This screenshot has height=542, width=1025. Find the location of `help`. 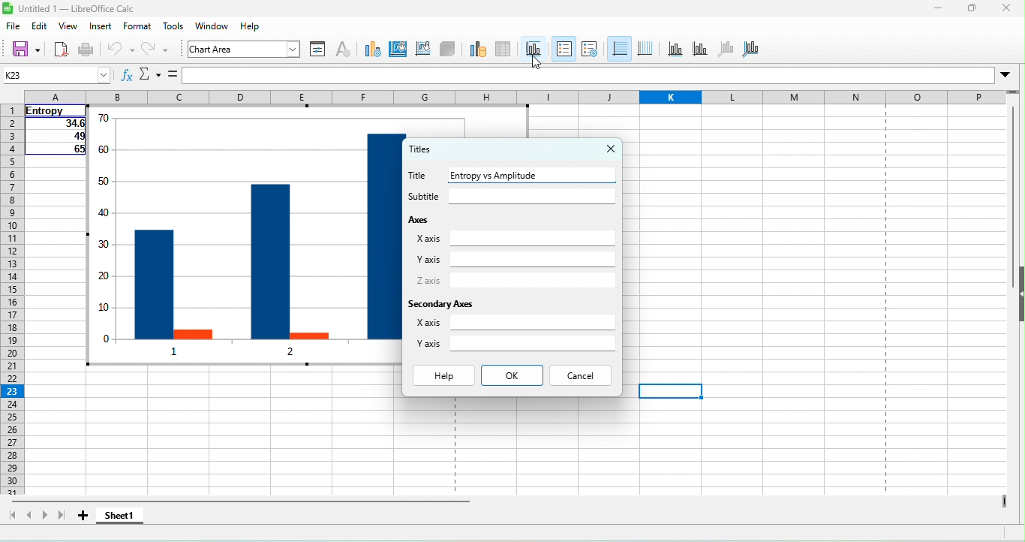

help is located at coordinates (442, 375).